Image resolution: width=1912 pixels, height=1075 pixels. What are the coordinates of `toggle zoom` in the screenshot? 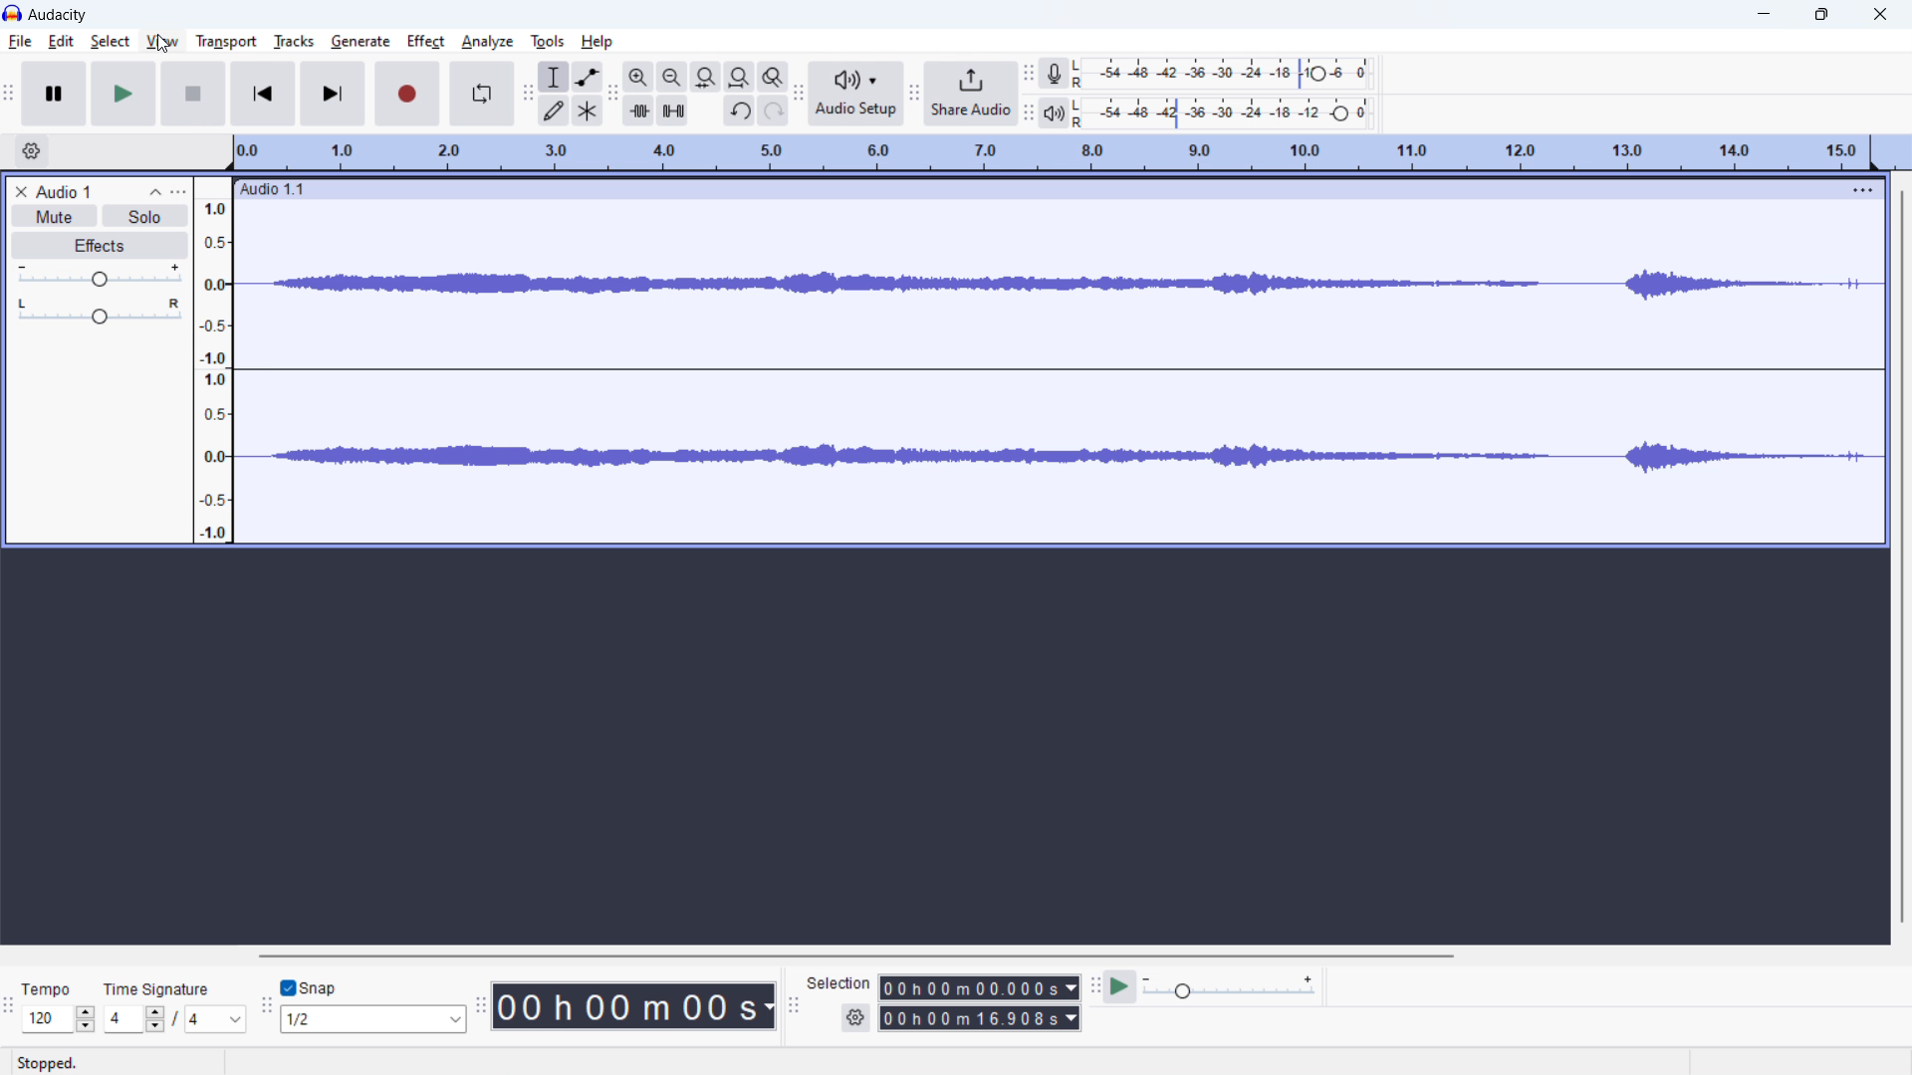 It's located at (773, 77).